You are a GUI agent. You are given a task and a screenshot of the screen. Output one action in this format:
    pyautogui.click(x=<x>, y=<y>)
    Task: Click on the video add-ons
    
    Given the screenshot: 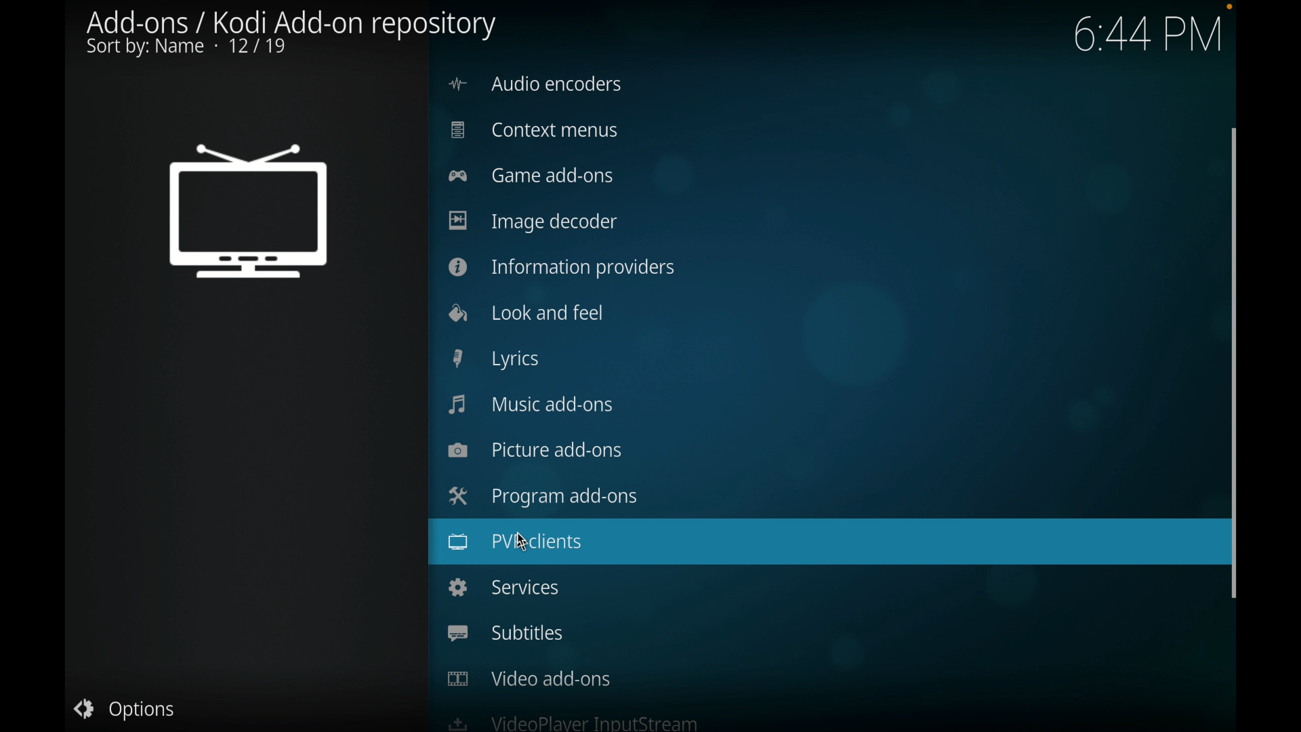 What is the action you would take?
    pyautogui.click(x=529, y=678)
    